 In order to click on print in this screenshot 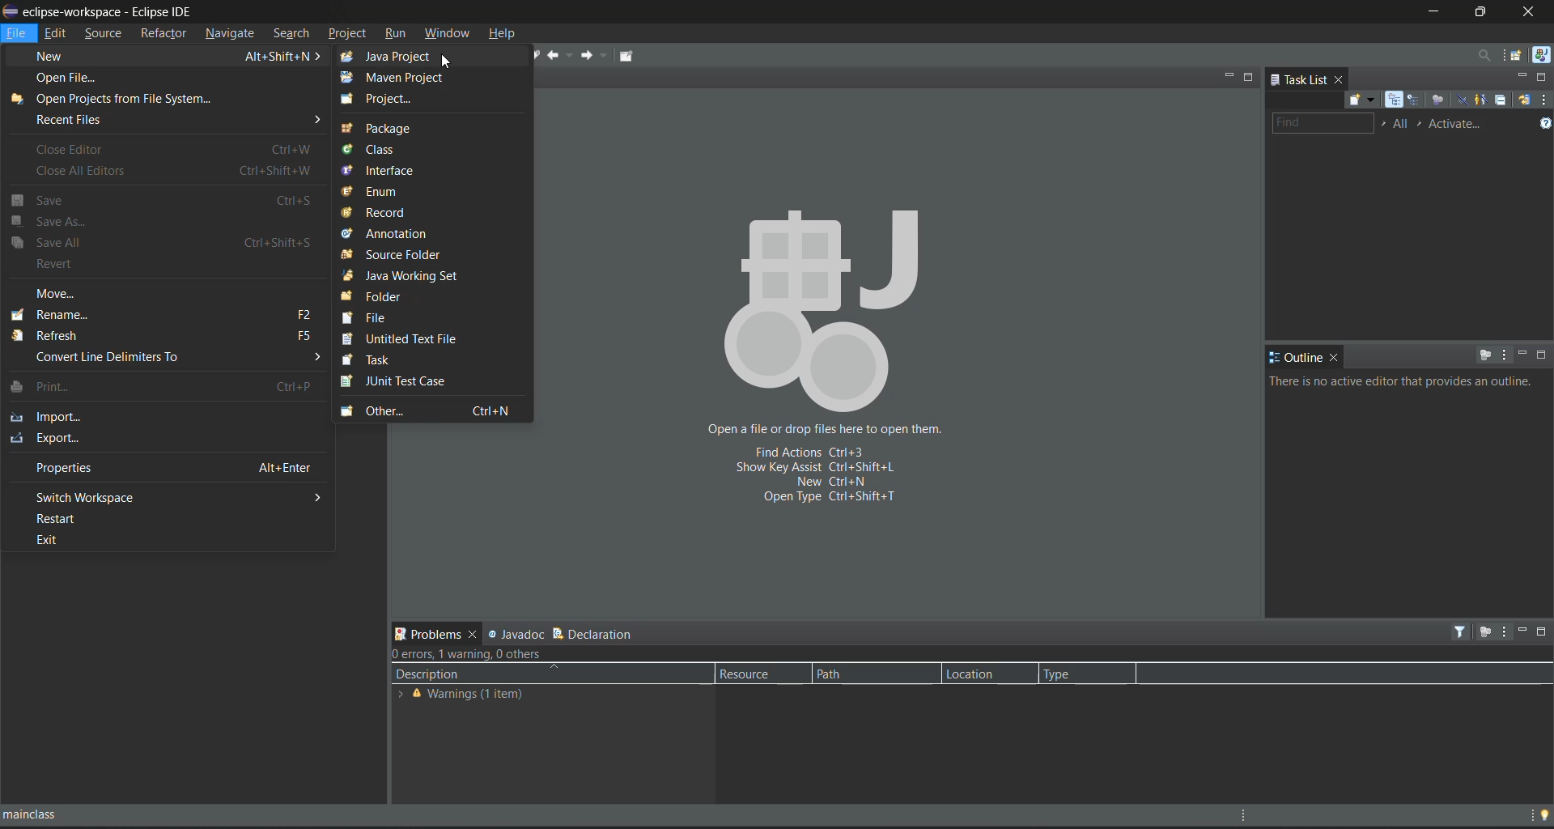, I will do `click(168, 385)`.